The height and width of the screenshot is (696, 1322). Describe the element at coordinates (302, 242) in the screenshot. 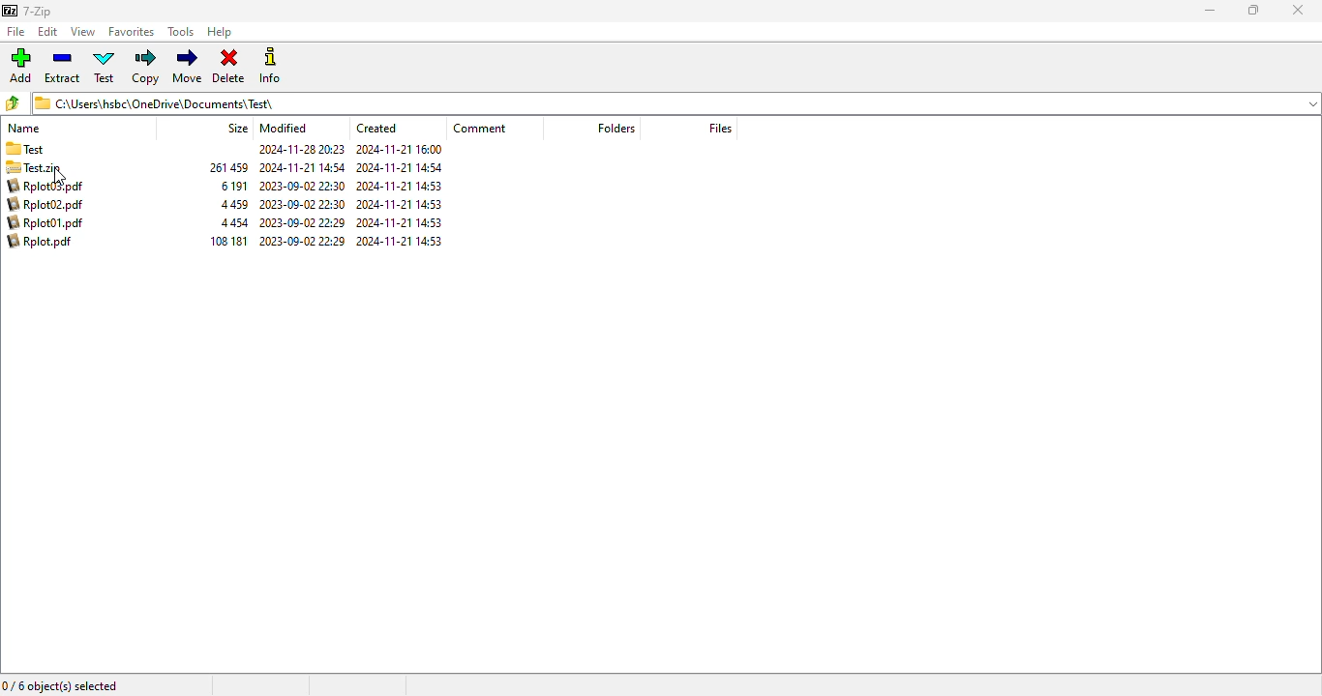

I see `2023-09-02 22:30` at that location.